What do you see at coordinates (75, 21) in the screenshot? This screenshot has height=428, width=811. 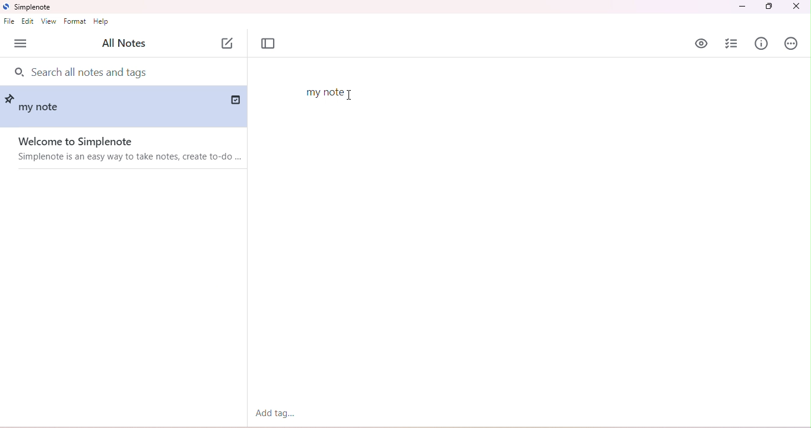 I see `format` at bounding box center [75, 21].